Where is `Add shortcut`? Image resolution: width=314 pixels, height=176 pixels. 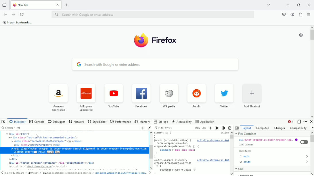
Add shortcut is located at coordinates (252, 96).